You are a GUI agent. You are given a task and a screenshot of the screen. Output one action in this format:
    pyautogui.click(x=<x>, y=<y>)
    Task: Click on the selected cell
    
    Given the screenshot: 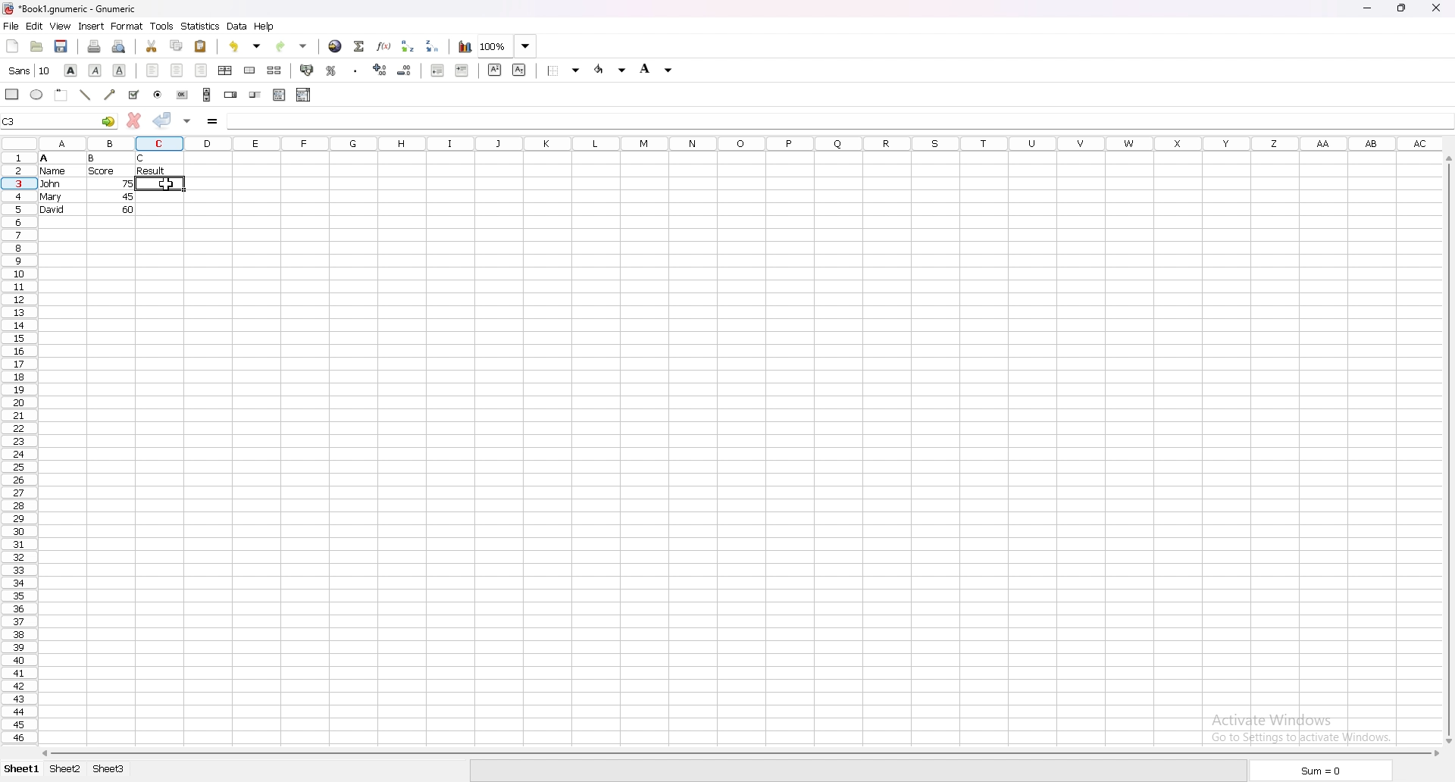 What is the action you would take?
    pyautogui.click(x=60, y=120)
    